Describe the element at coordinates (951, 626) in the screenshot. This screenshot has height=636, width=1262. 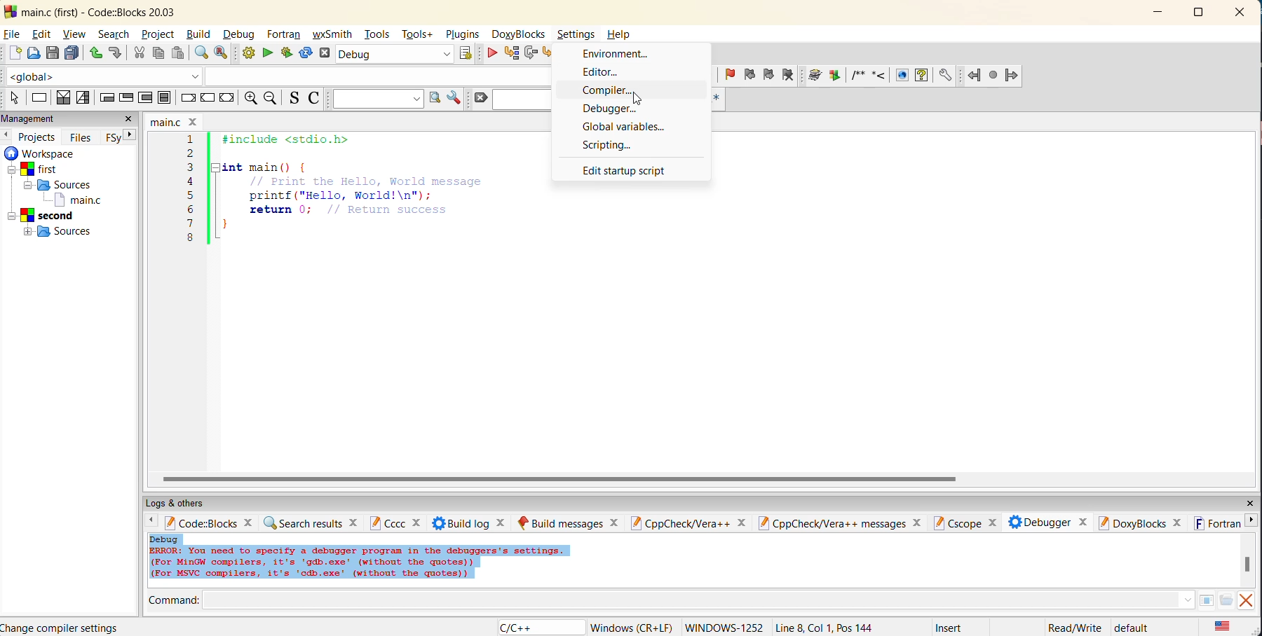
I see `Insert` at that location.